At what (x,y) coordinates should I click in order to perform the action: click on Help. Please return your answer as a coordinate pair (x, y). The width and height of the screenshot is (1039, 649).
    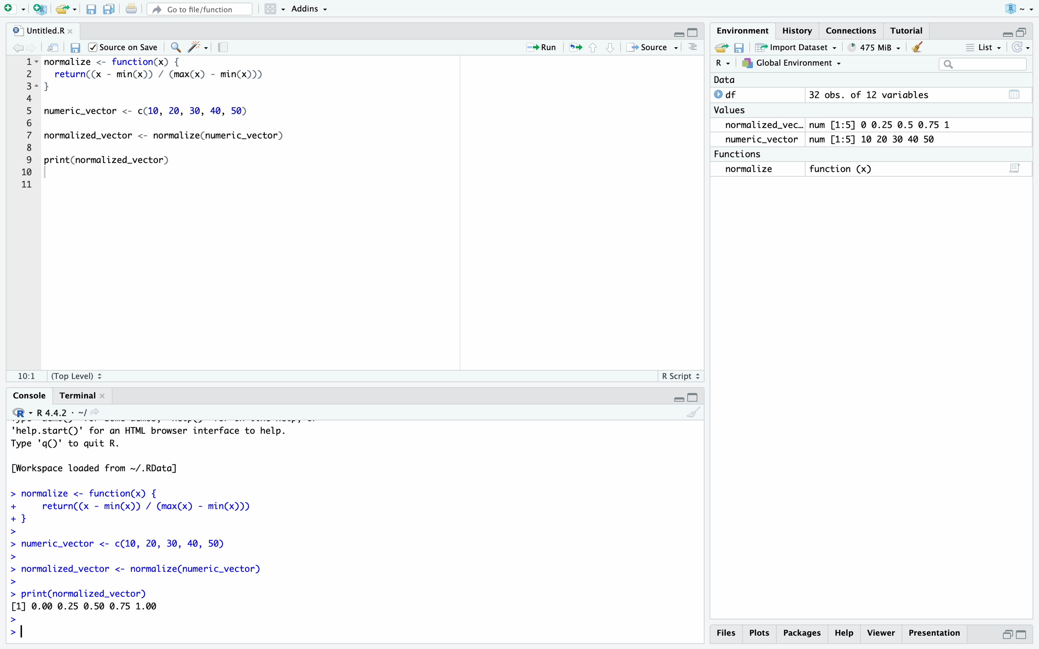
    Looking at the image, I should click on (844, 633).